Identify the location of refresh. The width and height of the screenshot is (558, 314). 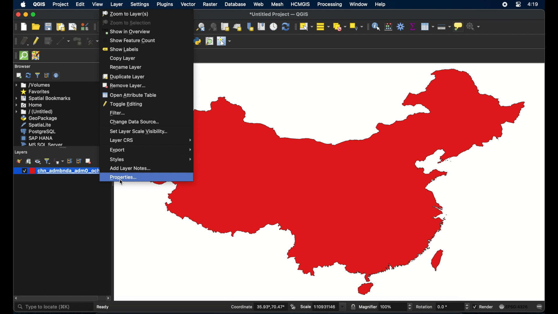
(285, 27).